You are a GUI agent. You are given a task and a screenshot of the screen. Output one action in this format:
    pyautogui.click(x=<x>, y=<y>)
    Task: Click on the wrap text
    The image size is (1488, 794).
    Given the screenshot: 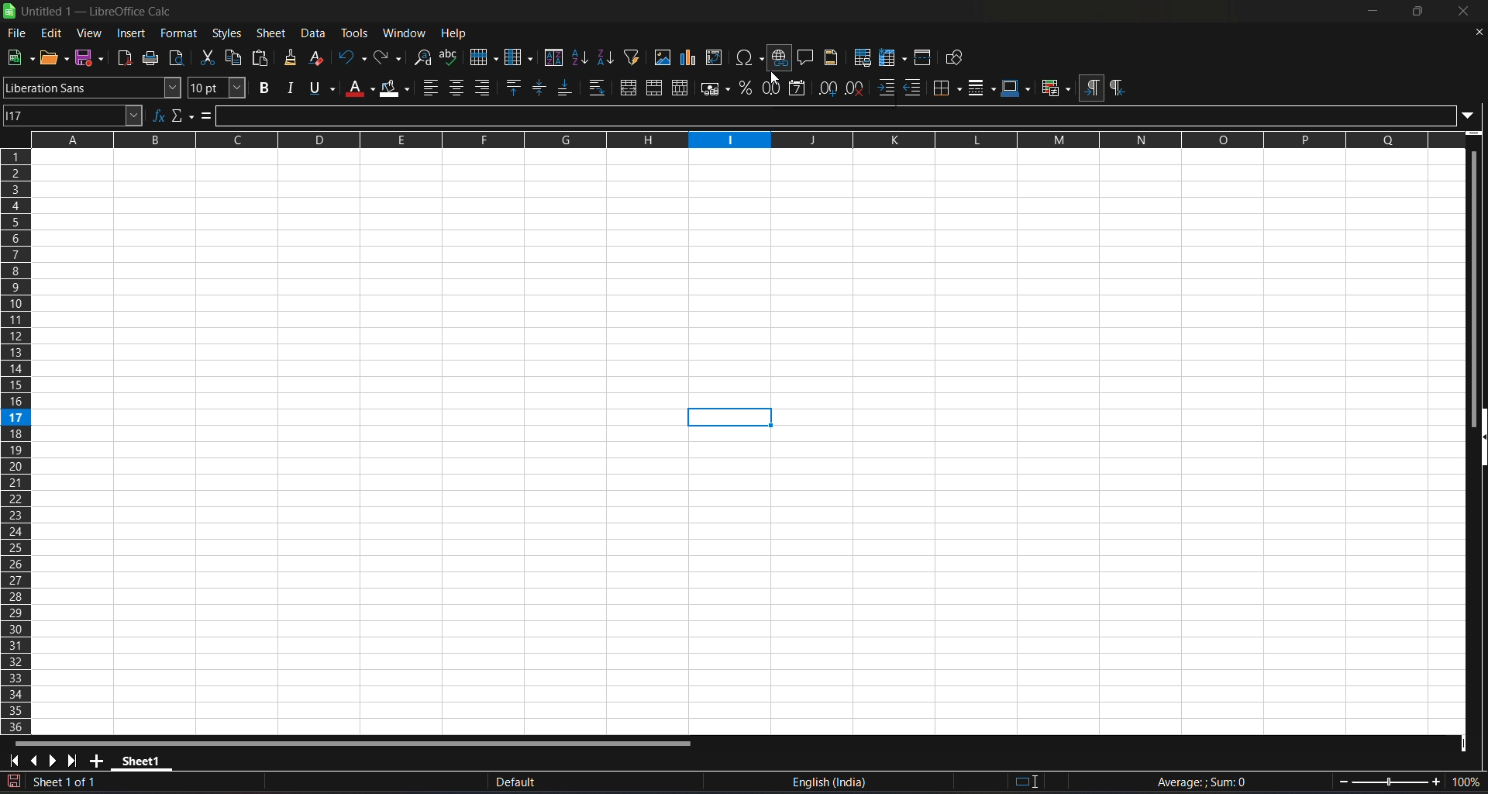 What is the action you would take?
    pyautogui.click(x=598, y=88)
    